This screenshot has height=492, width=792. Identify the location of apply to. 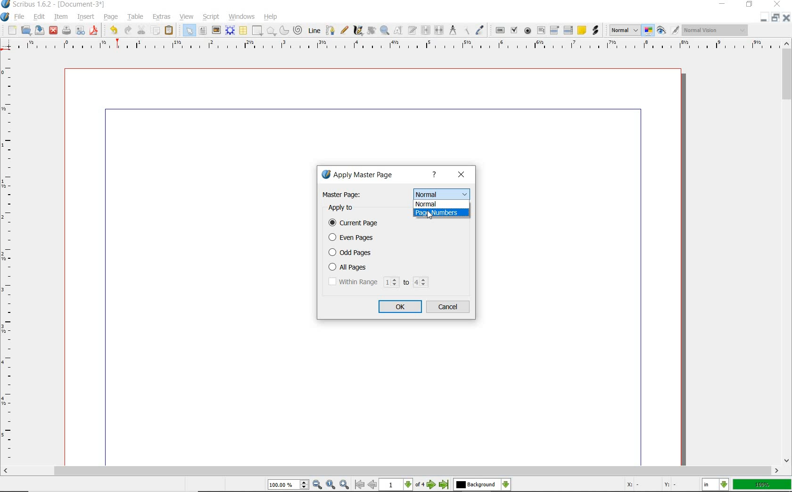
(345, 208).